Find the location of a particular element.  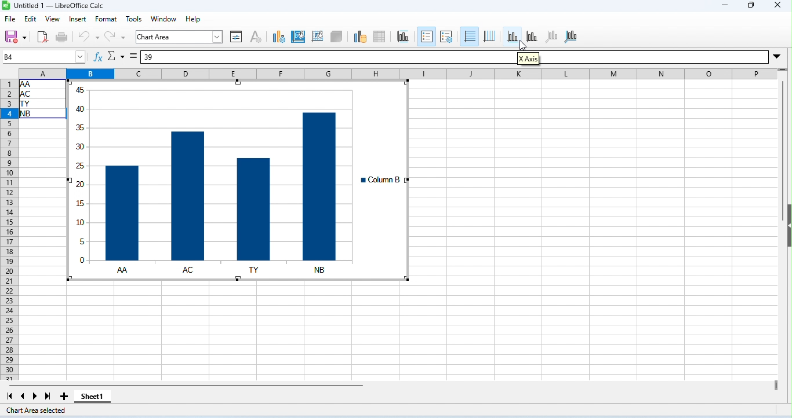

legends on/ off is located at coordinates (427, 37).